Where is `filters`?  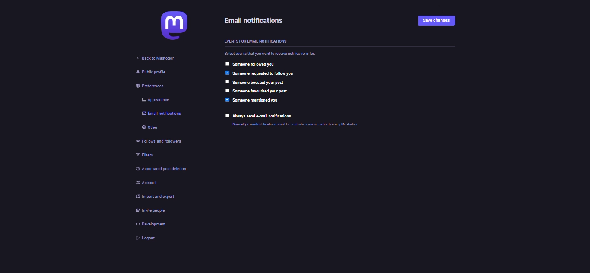 filters is located at coordinates (143, 155).